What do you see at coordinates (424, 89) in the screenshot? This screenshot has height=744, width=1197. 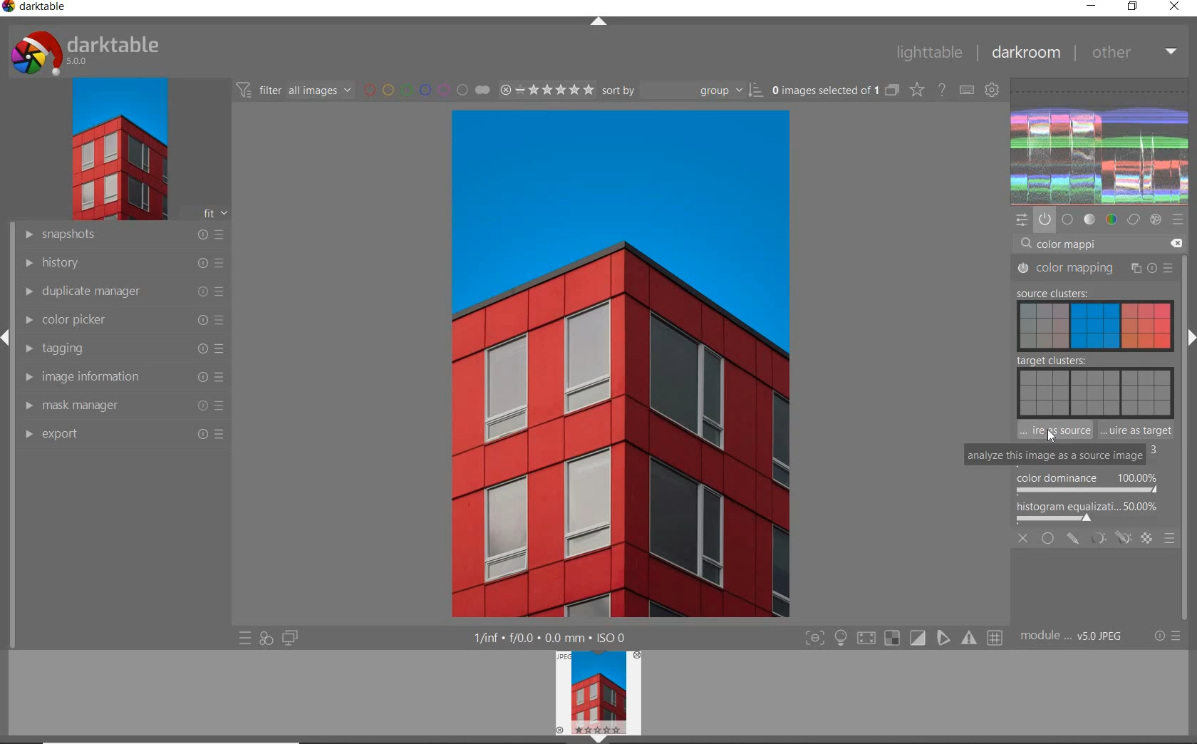 I see `filter by image color label` at bounding box center [424, 89].